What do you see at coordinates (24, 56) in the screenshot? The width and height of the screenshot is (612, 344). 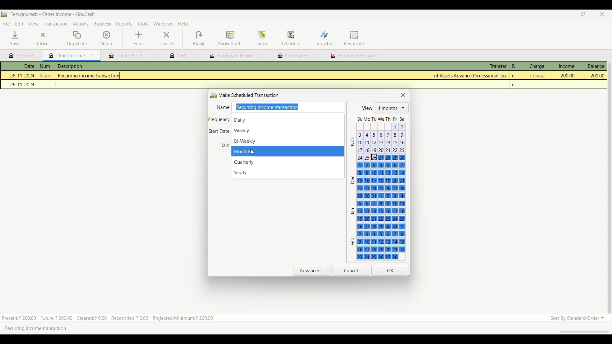 I see `Accounts` at bounding box center [24, 56].